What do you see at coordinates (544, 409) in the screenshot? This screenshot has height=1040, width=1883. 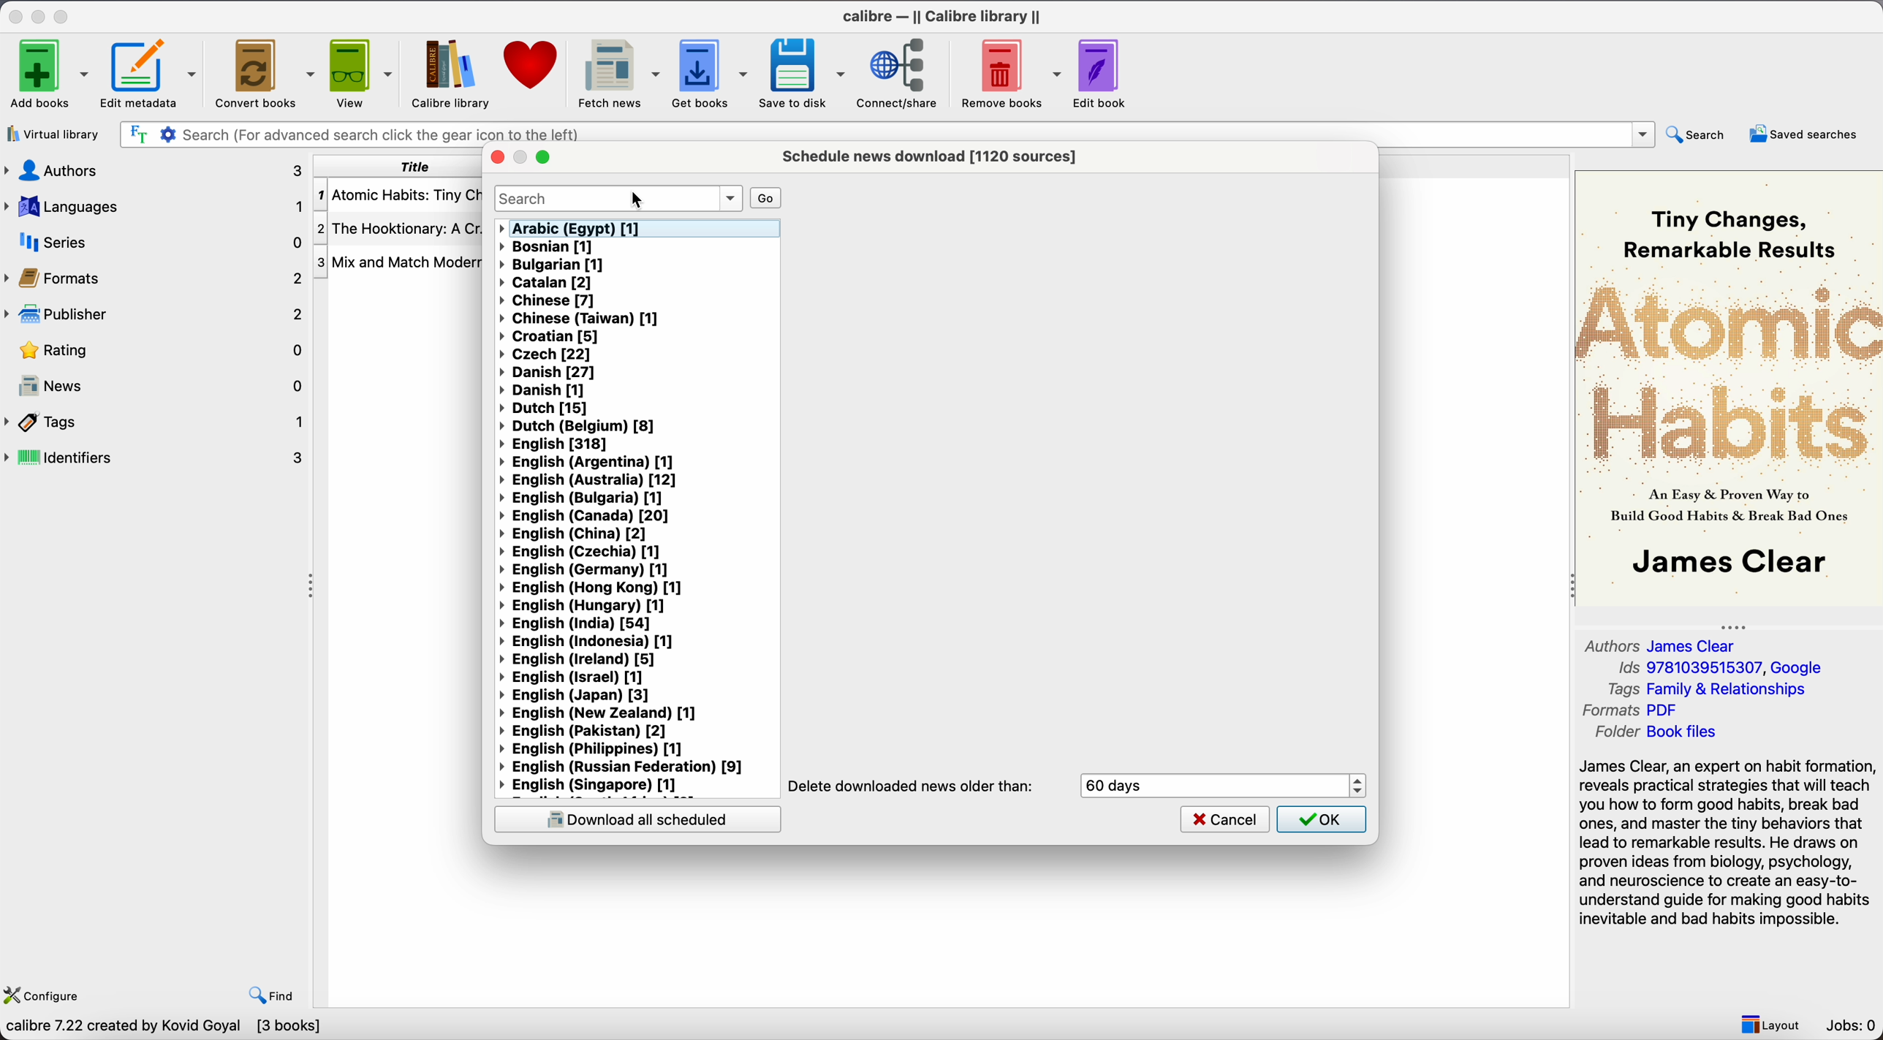 I see `Dutch [15]` at bounding box center [544, 409].